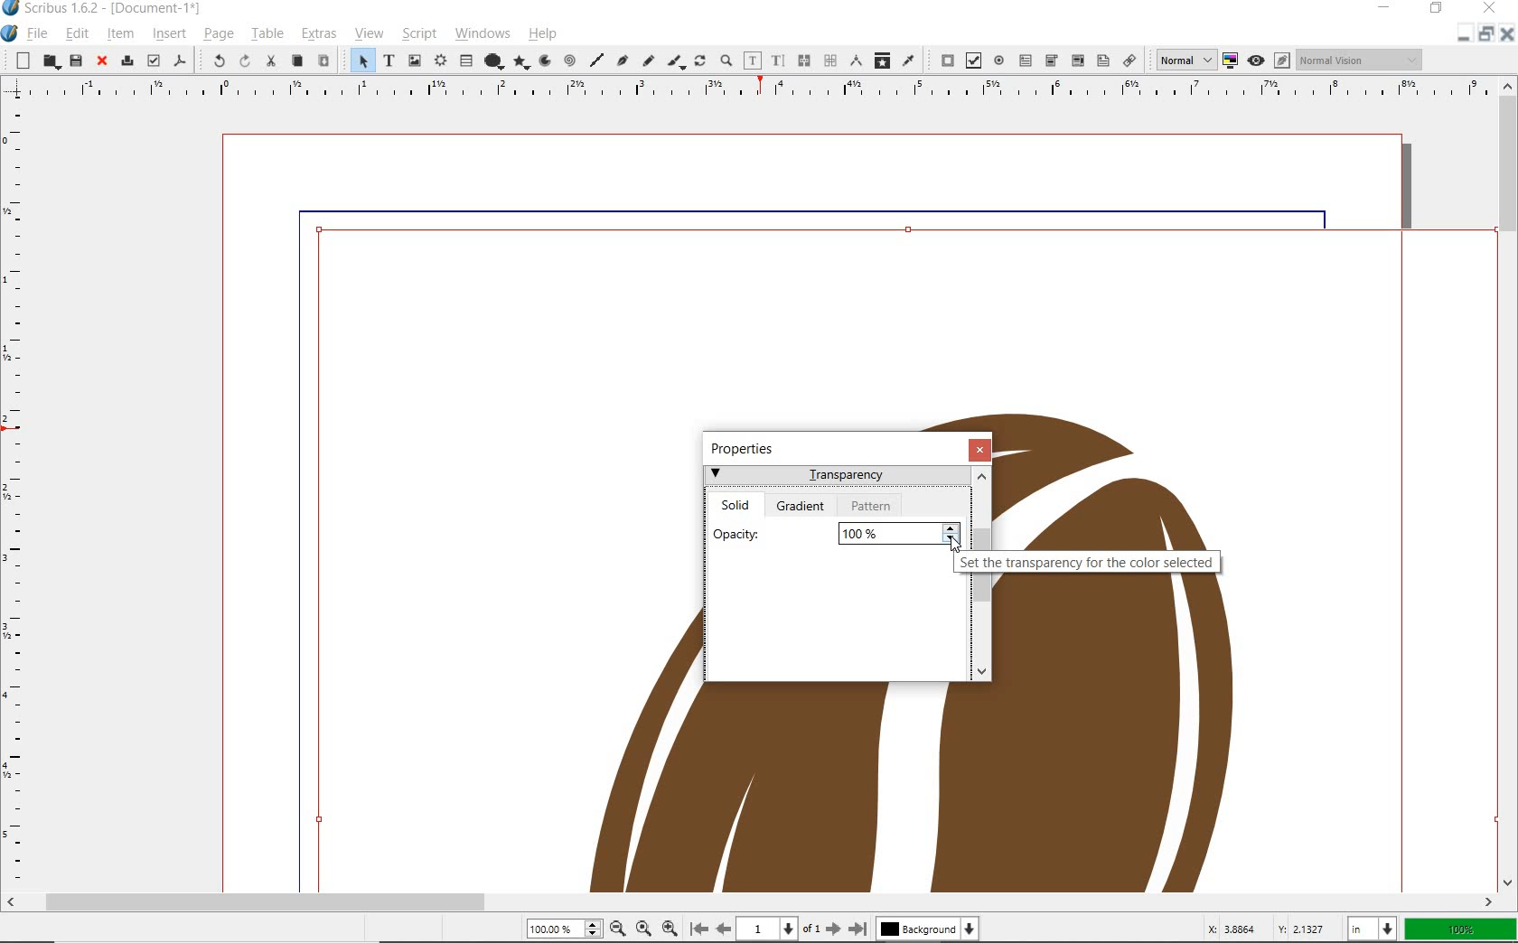 This screenshot has height=943, width=1518. Describe the element at coordinates (727, 59) in the screenshot. I see `zoom in or zoom out` at that location.